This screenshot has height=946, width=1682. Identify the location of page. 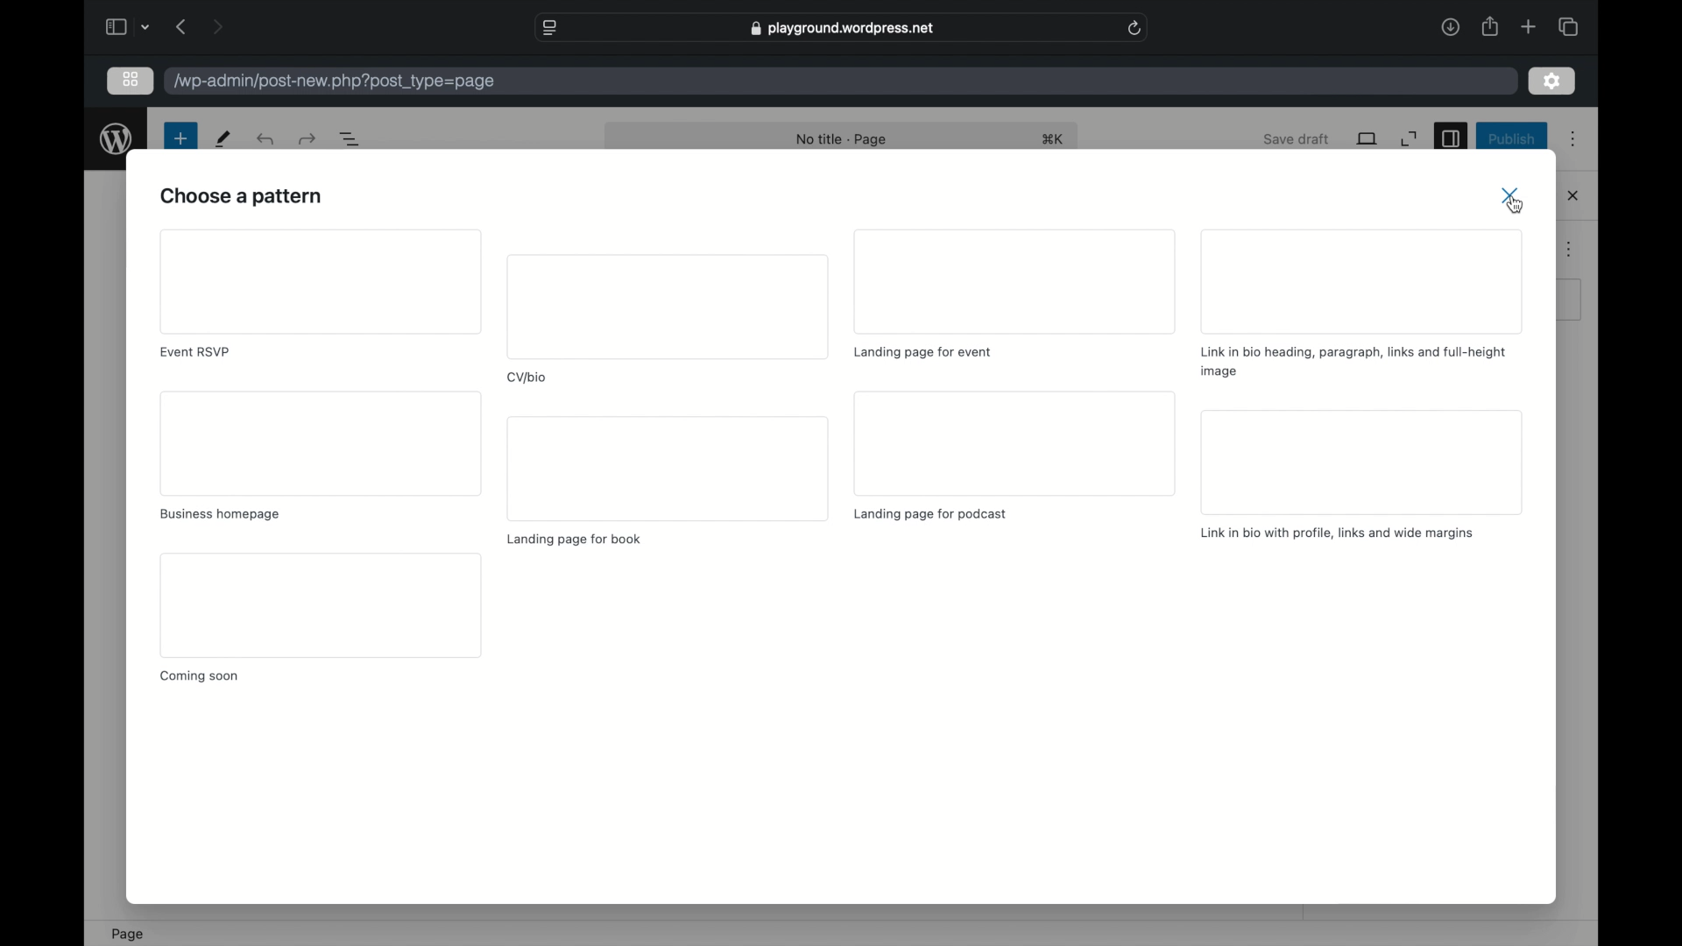
(128, 934).